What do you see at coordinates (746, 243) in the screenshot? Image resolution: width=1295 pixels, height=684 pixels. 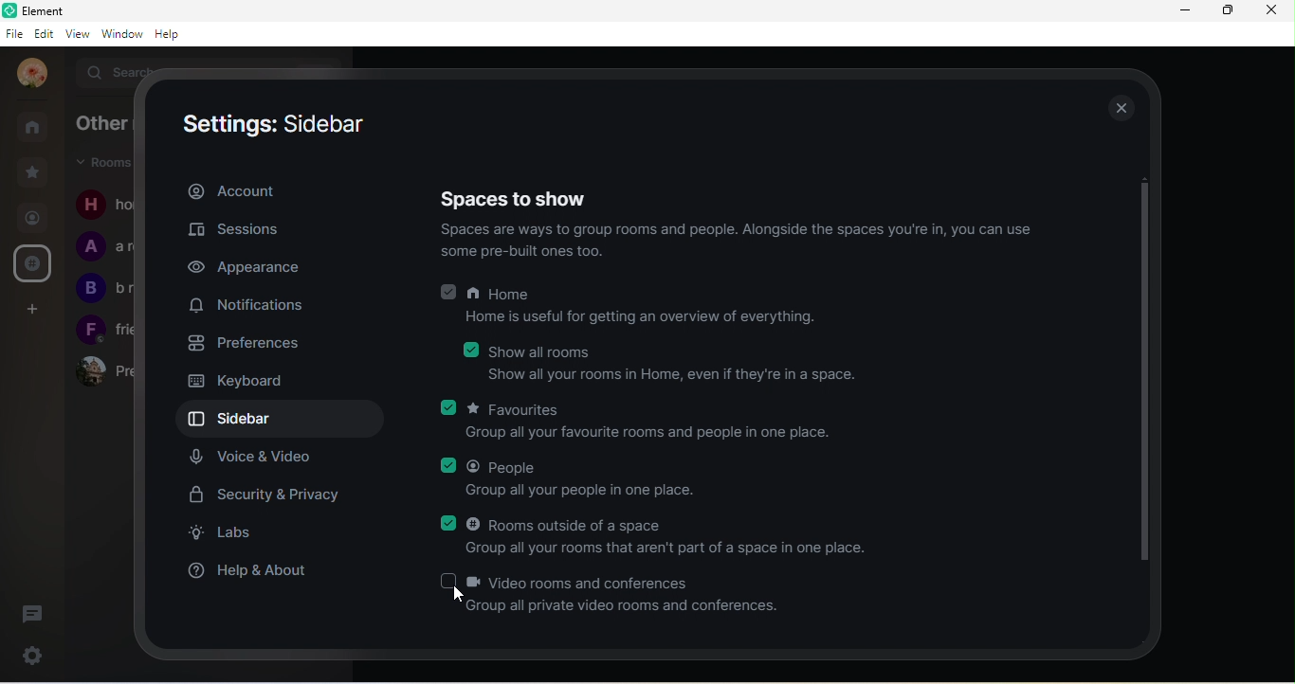 I see `spaces are ways to group rooms and people. along side spaces you are in, you can use some pre built spaces` at bounding box center [746, 243].